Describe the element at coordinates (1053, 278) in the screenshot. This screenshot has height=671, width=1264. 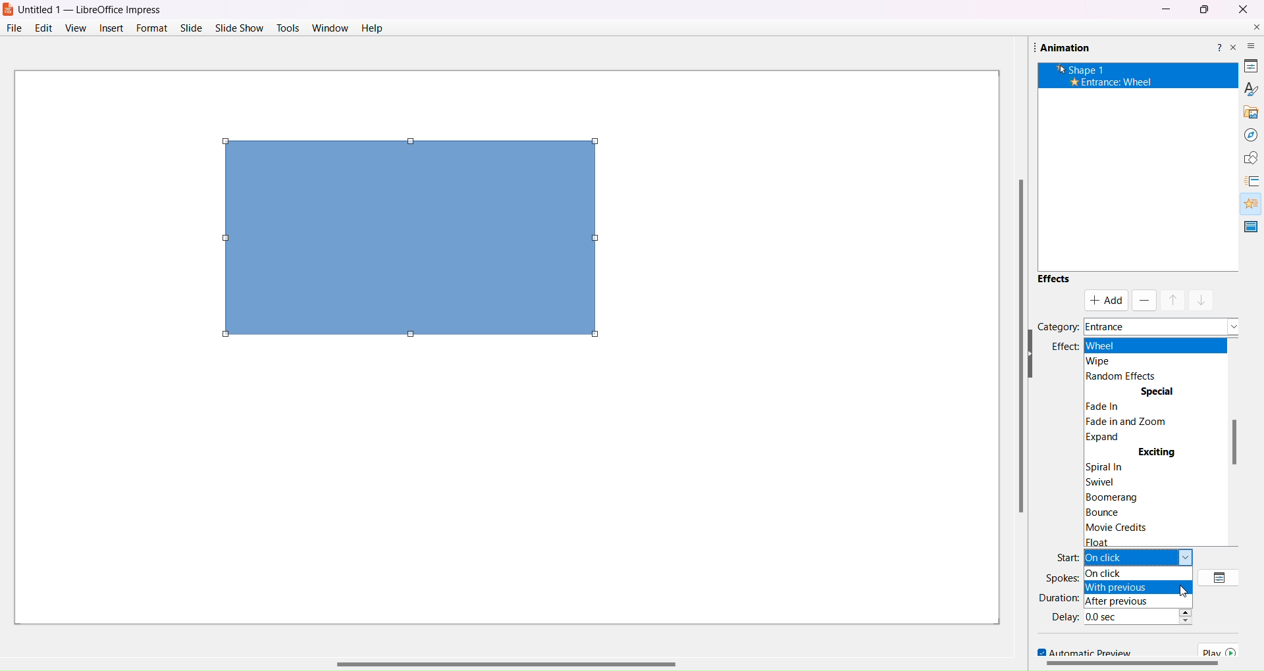
I see `Effects` at that location.